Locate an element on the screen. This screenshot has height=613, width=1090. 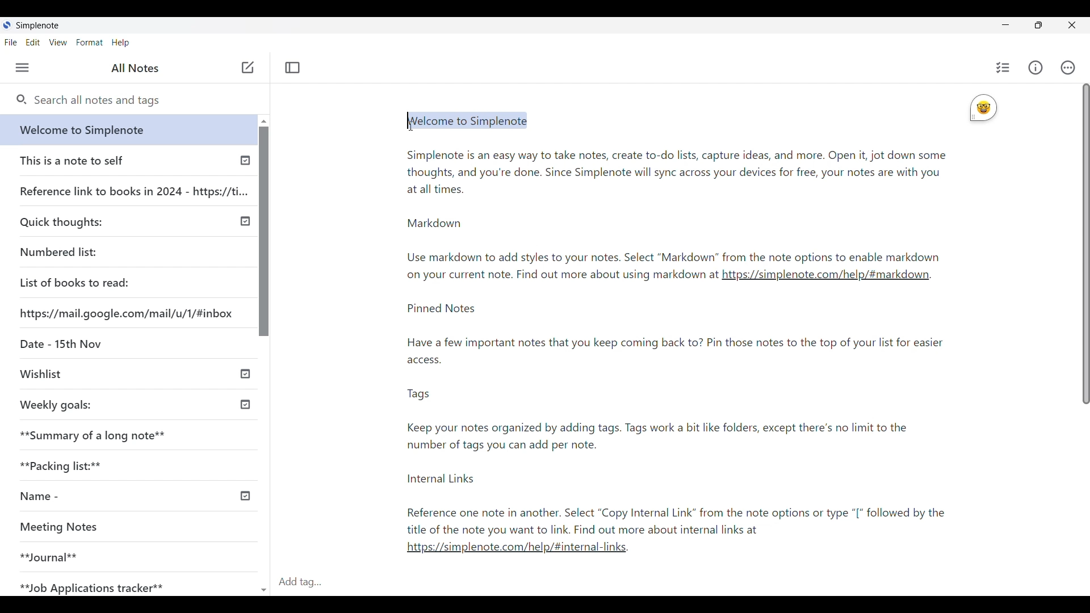
Vertical slide bar for noted made earlier is located at coordinates (262, 231).